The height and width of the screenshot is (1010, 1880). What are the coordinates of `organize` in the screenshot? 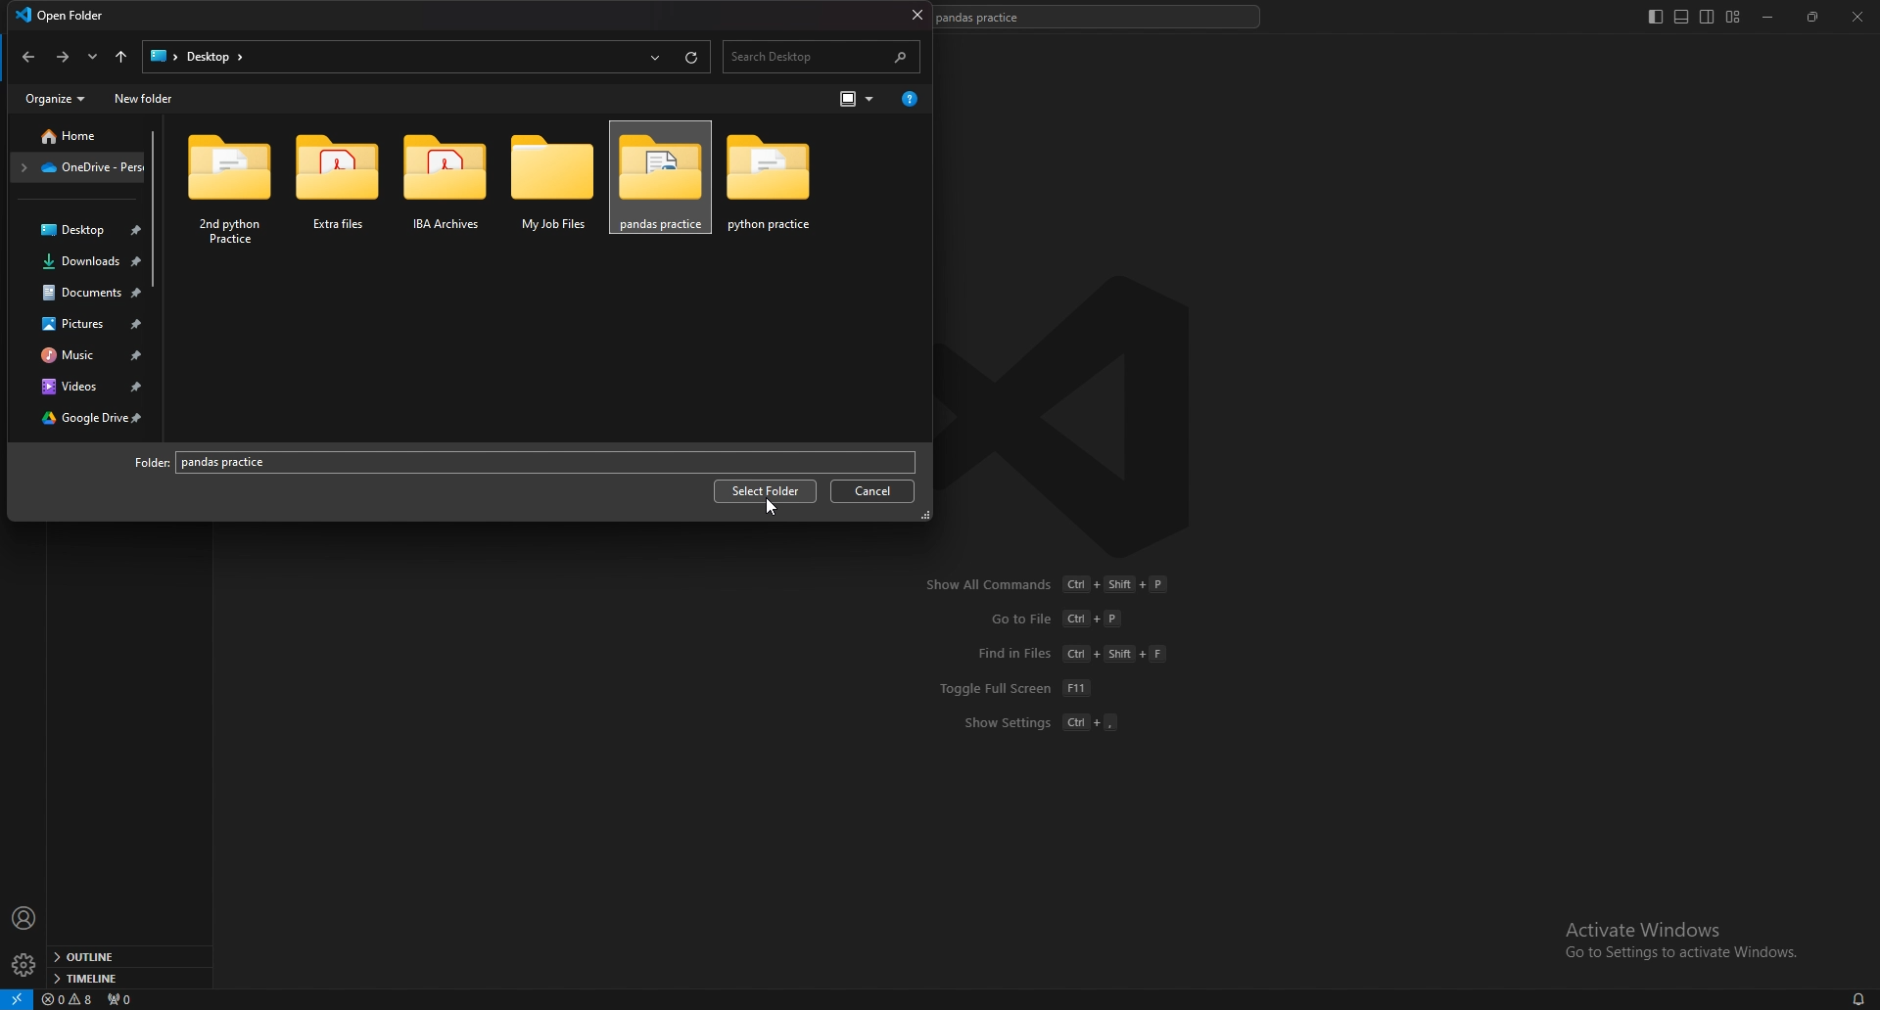 It's located at (58, 98).